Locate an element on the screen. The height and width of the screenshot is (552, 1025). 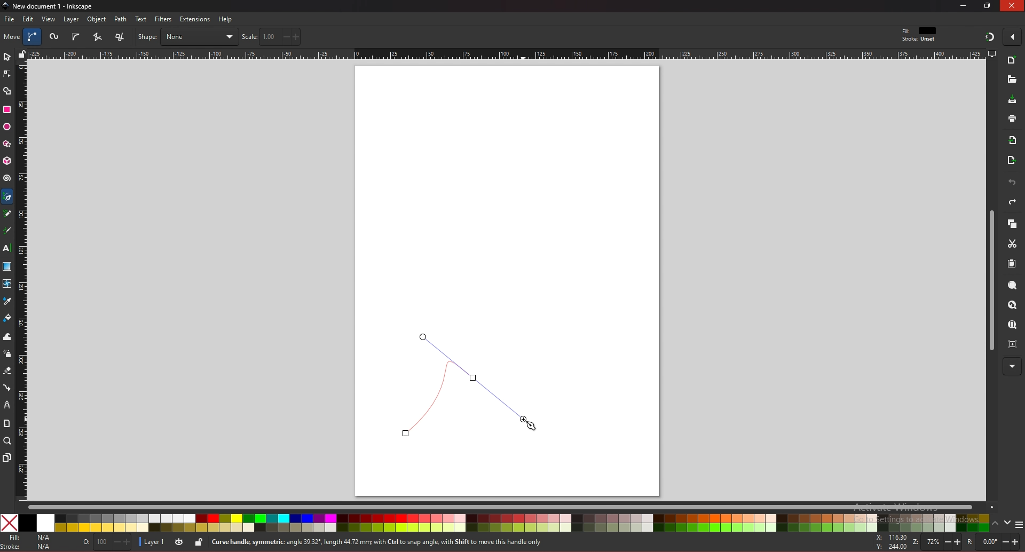
x and y coordinates is located at coordinates (890, 542).